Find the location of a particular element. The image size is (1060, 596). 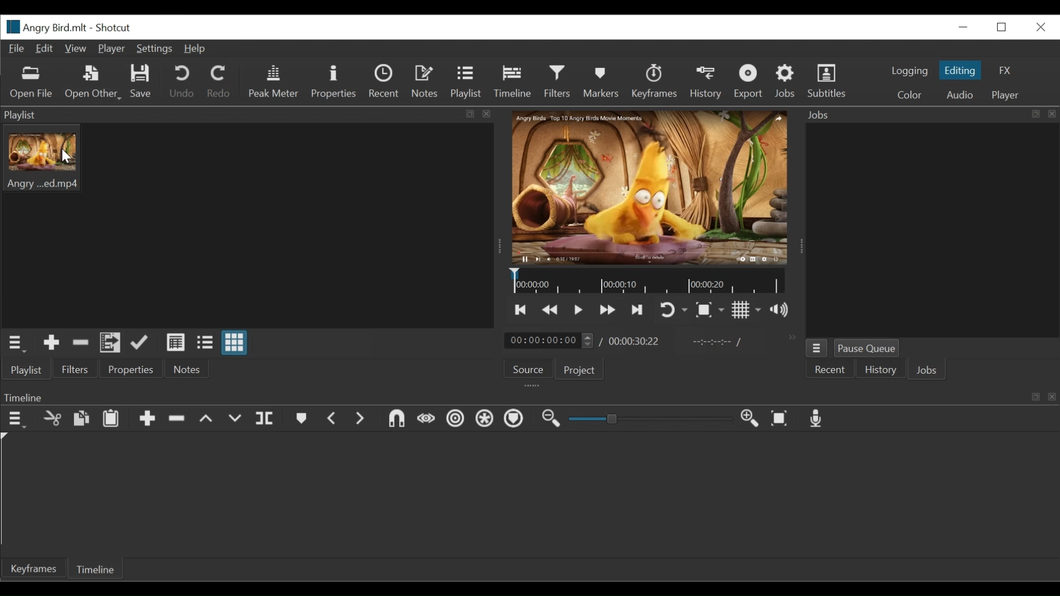

Save is located at coordinates (141, 82).